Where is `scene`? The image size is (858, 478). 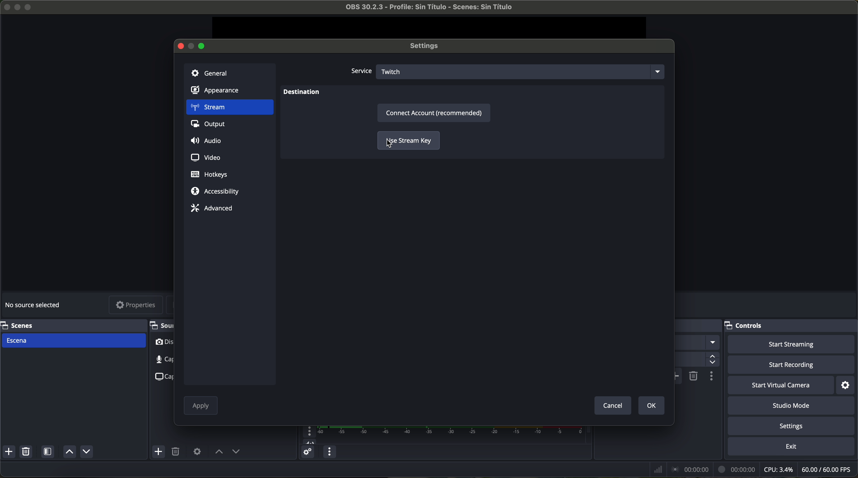 scene is located at coordinates (74, 340).